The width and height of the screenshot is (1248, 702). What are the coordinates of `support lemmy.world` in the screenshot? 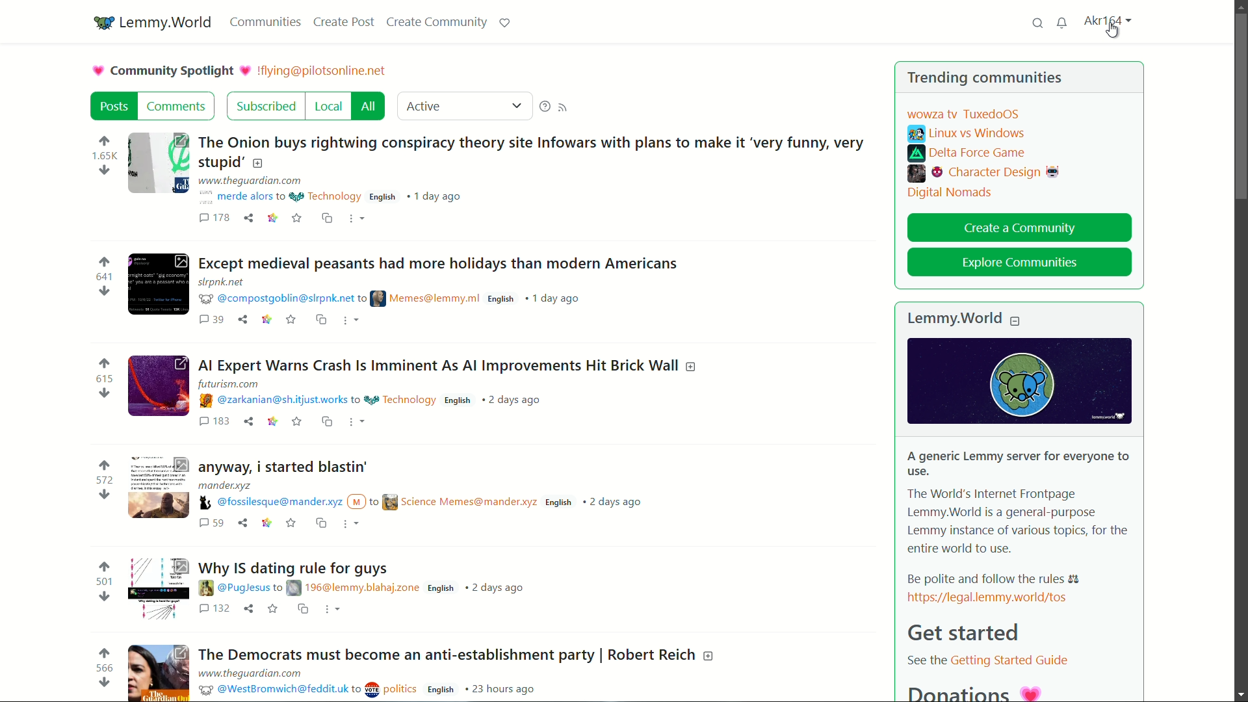 It's located at (505, 23).